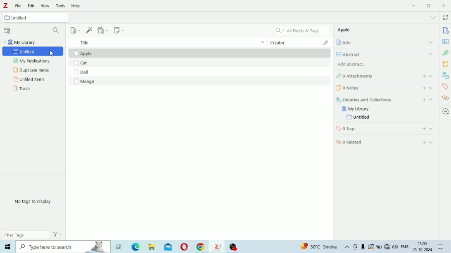 The image size is (451, 253). Describe the element at coordinates (445, 75) in the screenshot. I see `Libraries and Collections` at that location.